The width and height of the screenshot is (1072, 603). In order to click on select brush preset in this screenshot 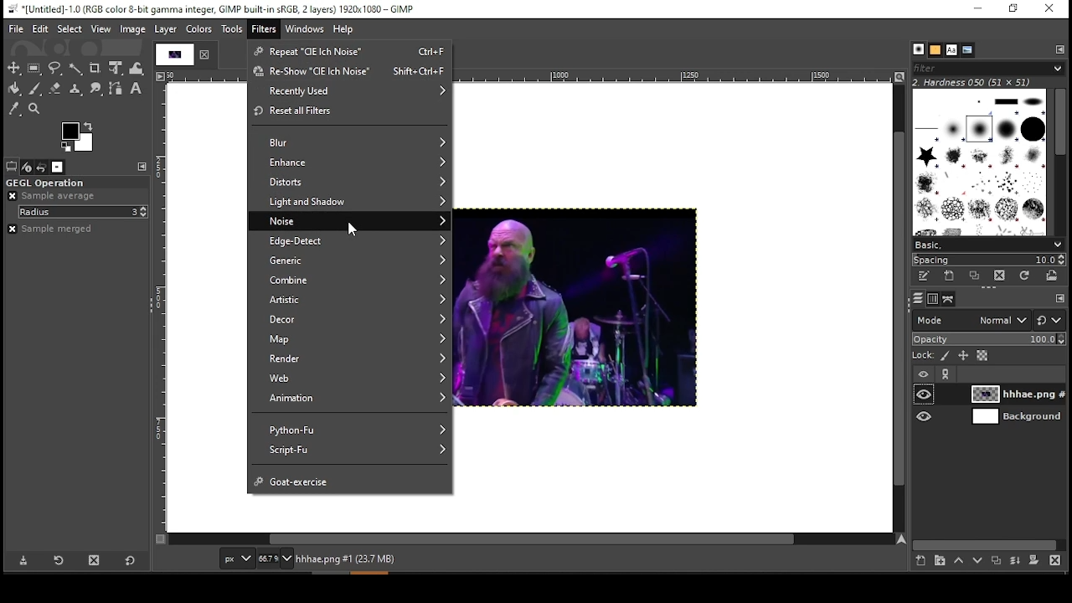, I will do `click(991, 245)`.